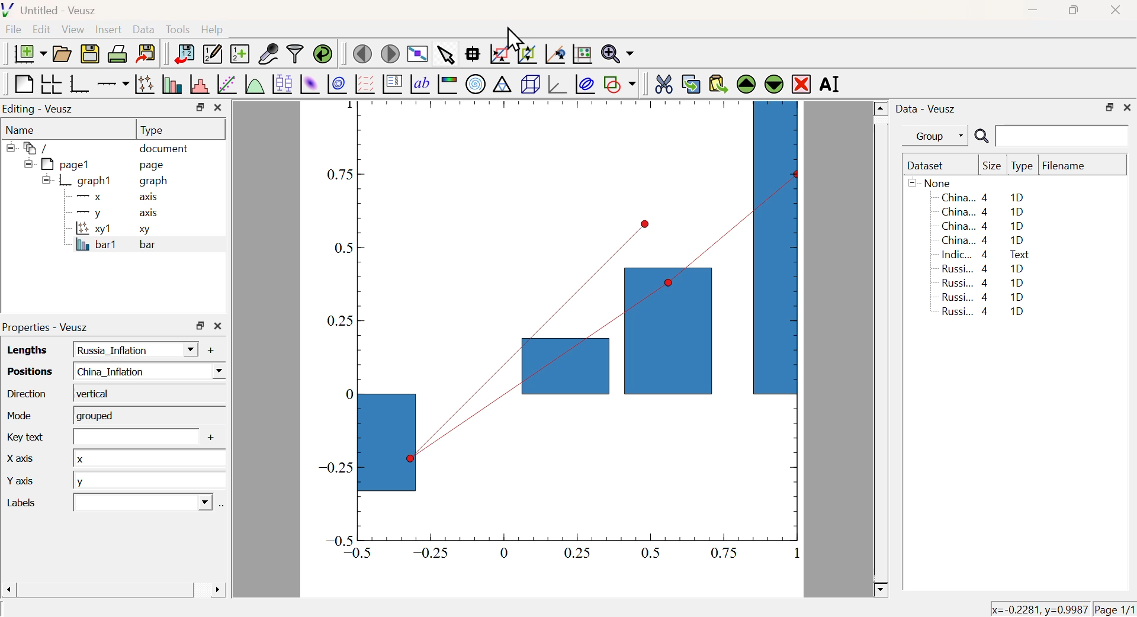 Image resolution: width=1137 pixels, height=617 pixels. I want to click on Previous Page, so click(363, 54).